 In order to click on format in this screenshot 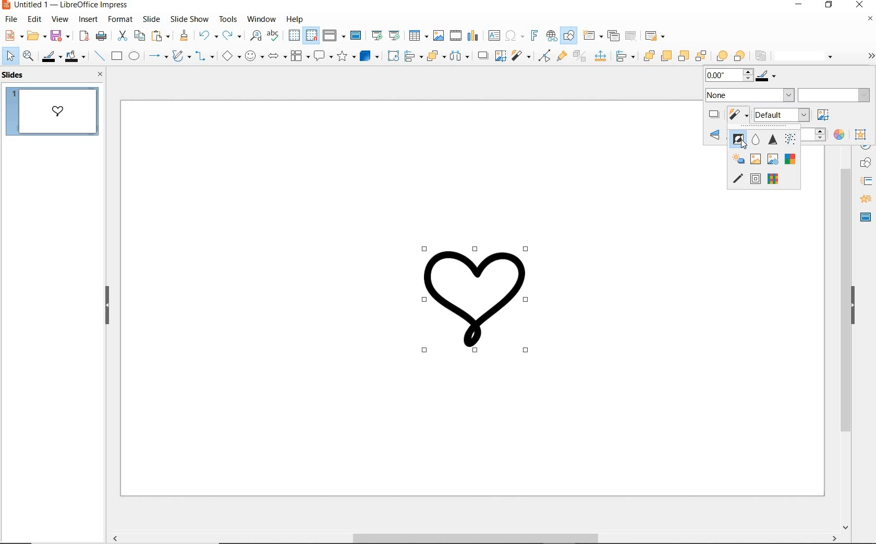, I will do `click(120, 19)`.